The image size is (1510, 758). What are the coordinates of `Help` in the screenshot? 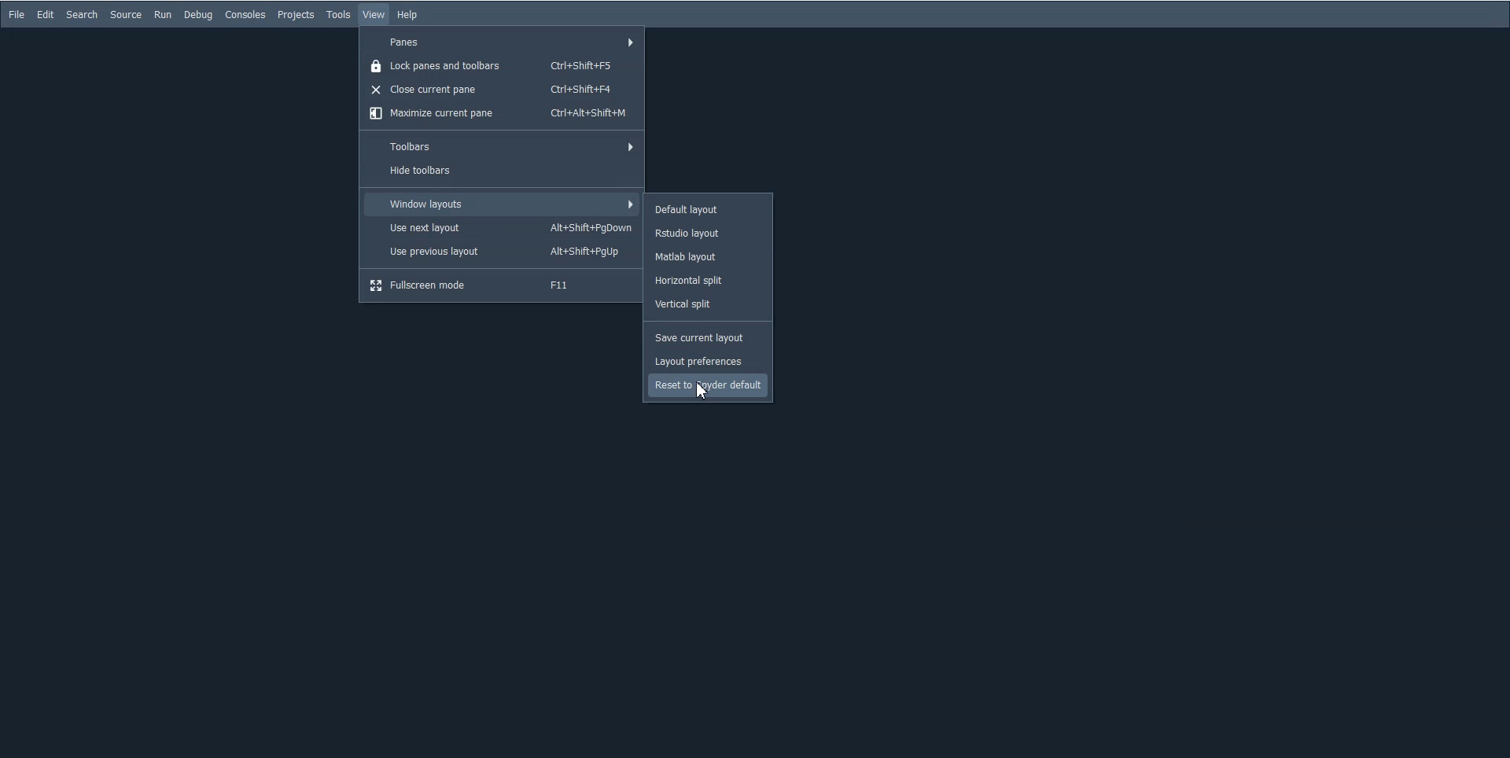 It's located at (407, 14).